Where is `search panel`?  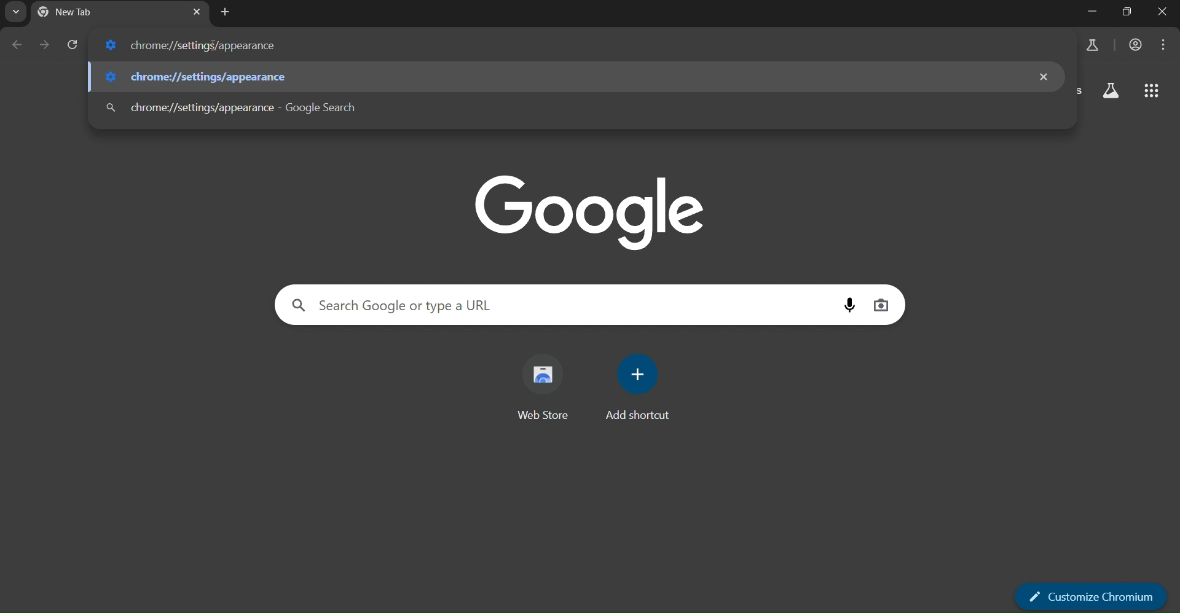 search panel is located at coordinates (398, 304).